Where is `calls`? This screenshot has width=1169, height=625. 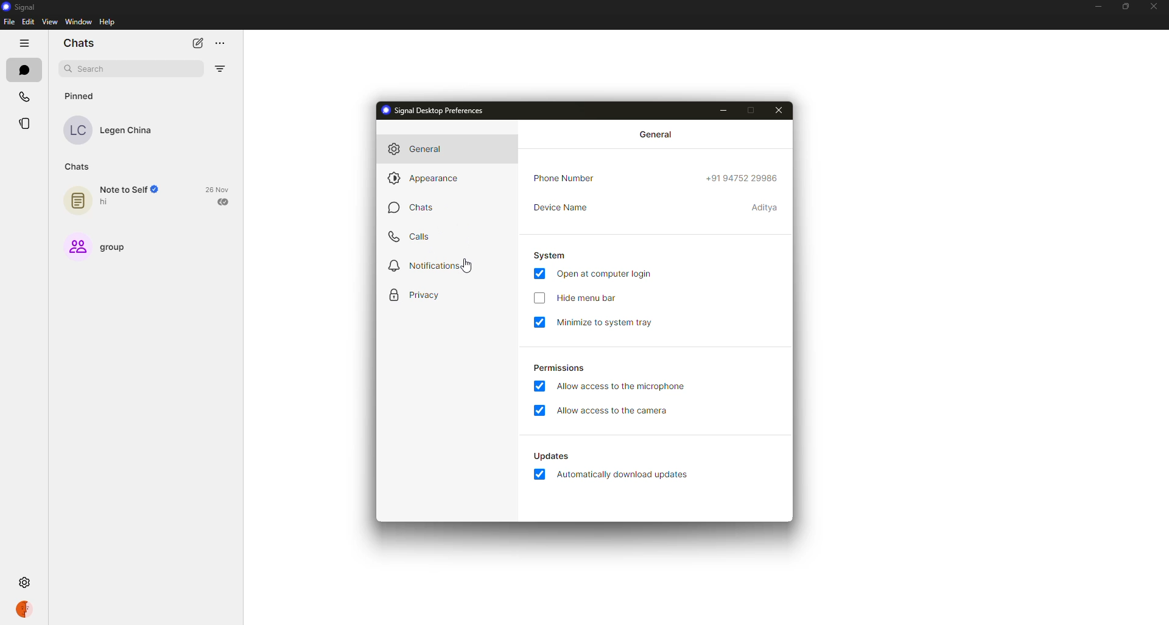
calls is located at coordinates (24, 96).